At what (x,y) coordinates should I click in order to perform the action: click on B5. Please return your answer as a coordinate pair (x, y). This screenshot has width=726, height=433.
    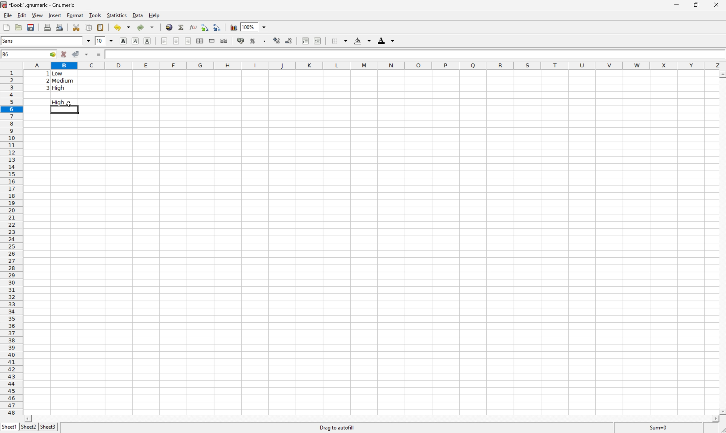
    Looking at the image, I should click on (6, 54).